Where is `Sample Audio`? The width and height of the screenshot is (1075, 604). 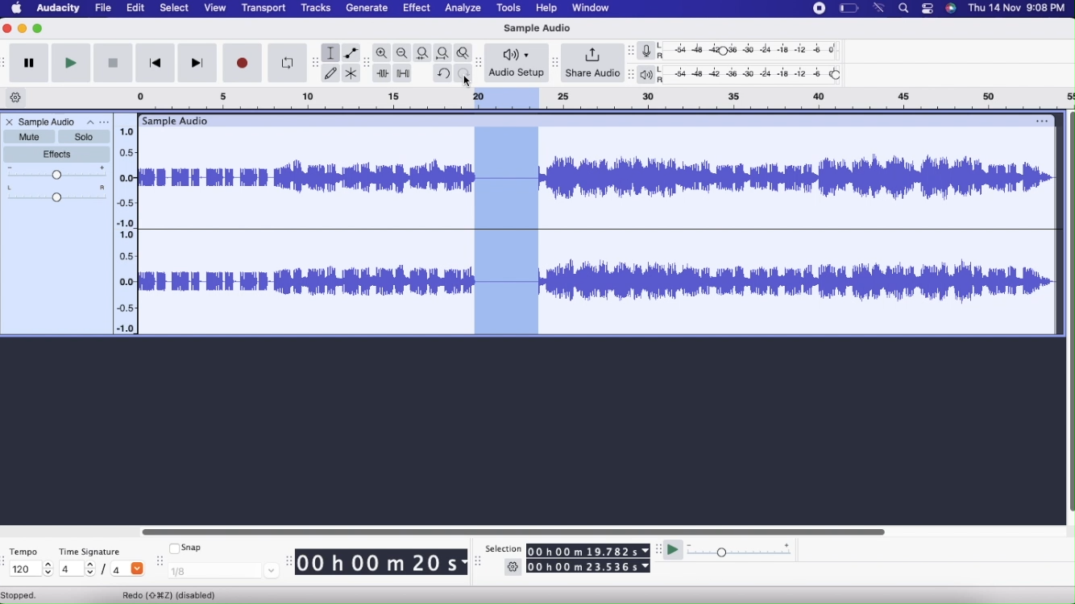 Sample Audio is located at coordinates (48, 122).